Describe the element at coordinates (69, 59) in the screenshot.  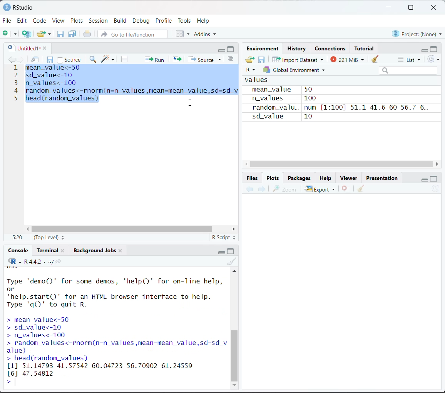
I see `source` at that location.